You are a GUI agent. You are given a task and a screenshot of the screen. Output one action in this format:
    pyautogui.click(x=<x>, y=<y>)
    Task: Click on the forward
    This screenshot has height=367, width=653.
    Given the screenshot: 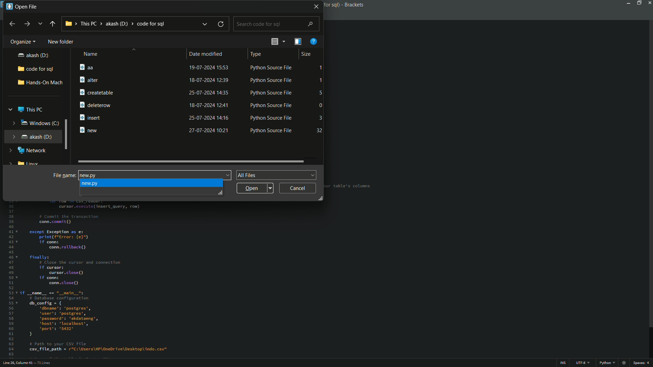 What is the action you would take?
    pyautogui.click(x=26, y=24)
    